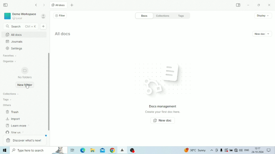 This screenshot has height=154, width=275. I want to click on Settings, so click(15, 48).